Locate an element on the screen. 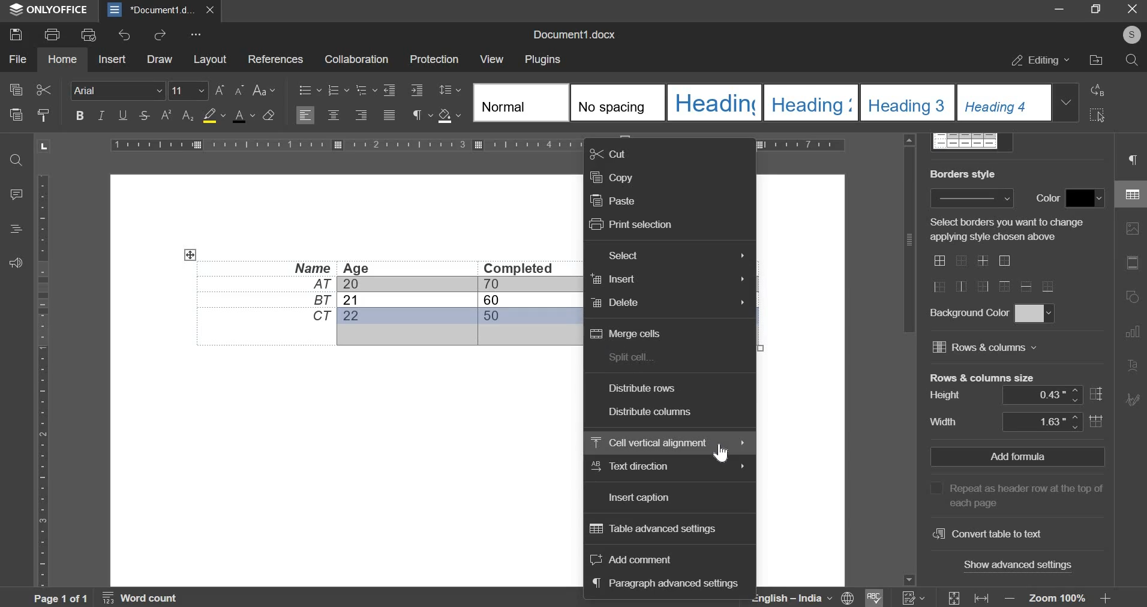 This screenshot has height=607, width=1147. copy style is located at coordinates (44, 114).